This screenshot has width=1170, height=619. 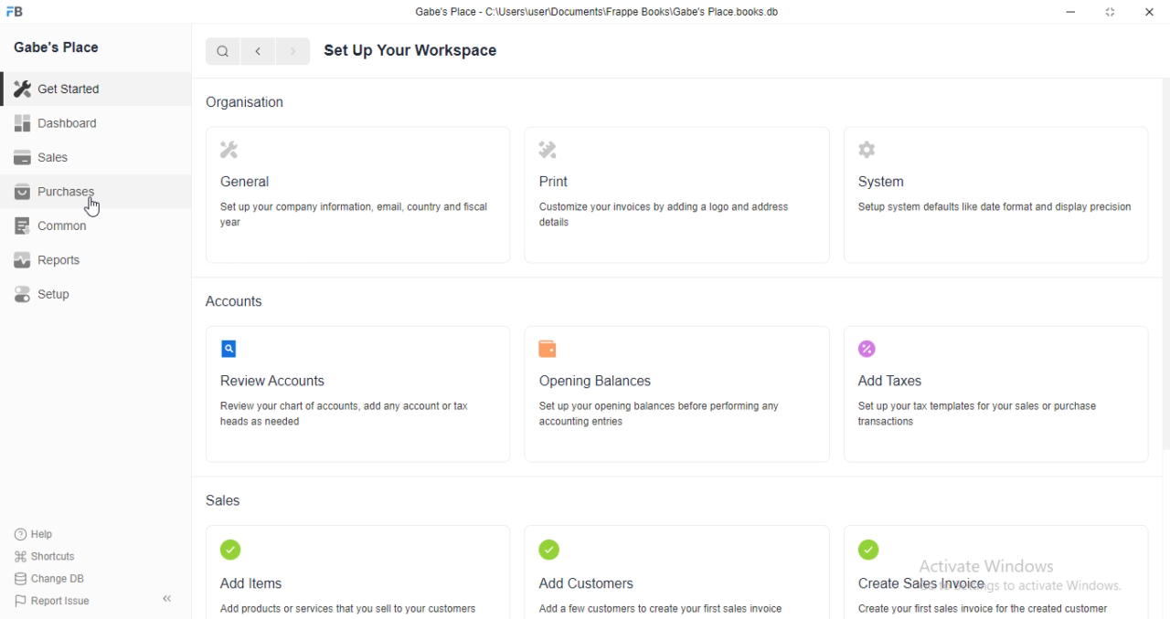 I want to click on minimize, so click(x=1066, y=11).